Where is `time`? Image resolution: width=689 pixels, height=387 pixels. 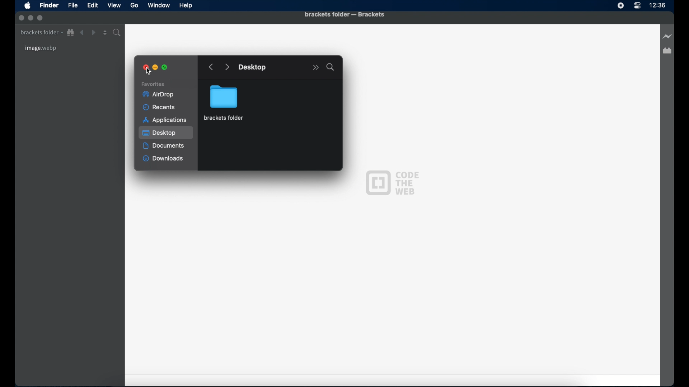 time is located at coordinates (657, 5).